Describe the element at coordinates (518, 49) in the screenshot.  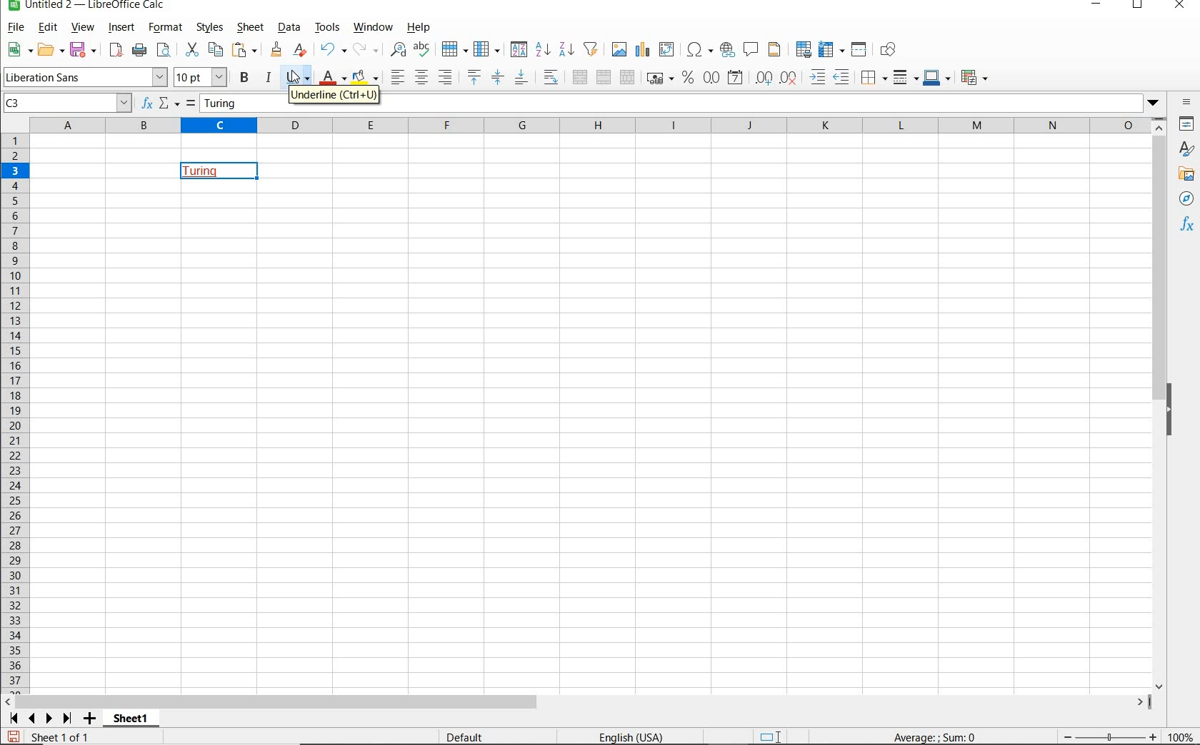
I see `SORT` at that location.